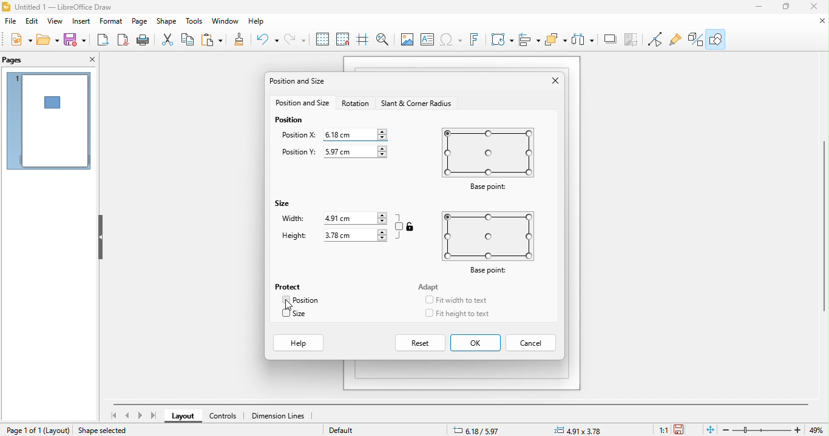 The height and width of the screenshot is (436, 829). I want to click on rotation, so click(357, 104).